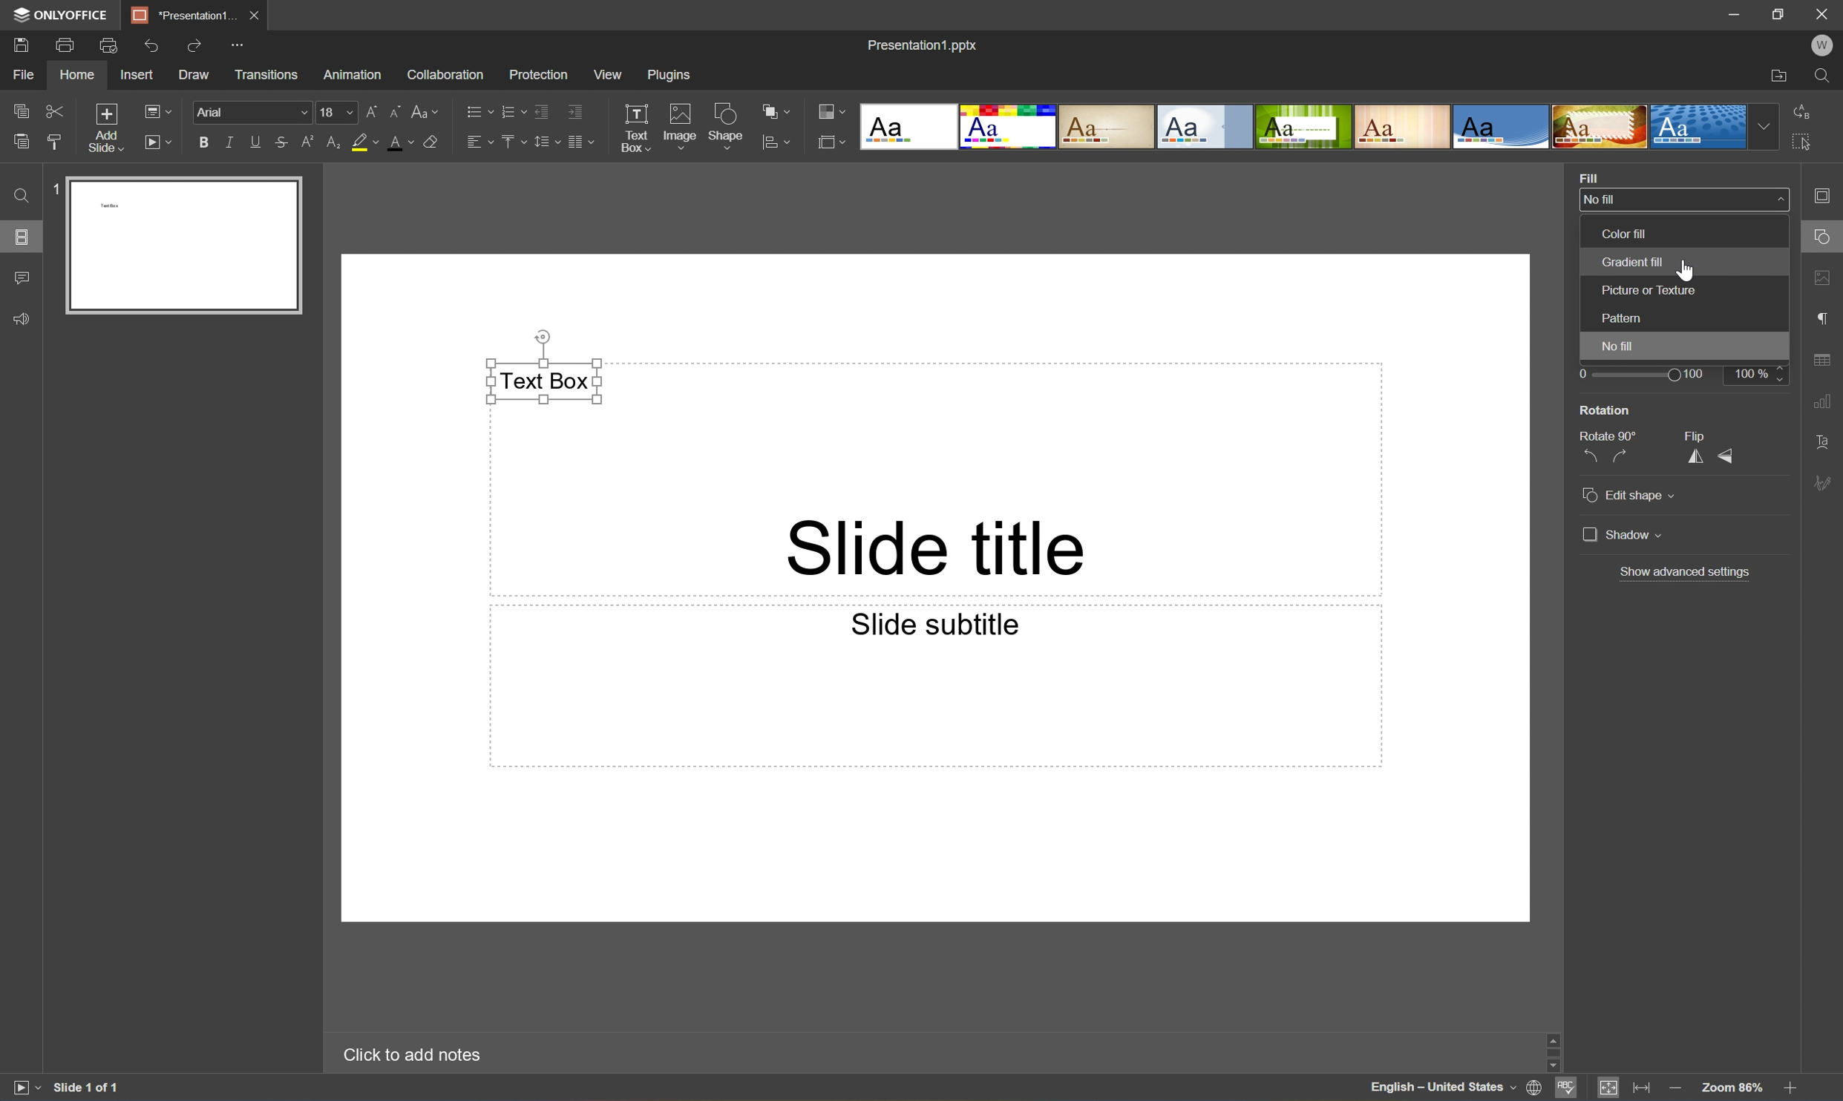 The width and height of the screenshot is (1843, 1101). What do you see at coordinates (547, 381) in the screenshot?
I see `Text Box` at bounding box center [547, 381].